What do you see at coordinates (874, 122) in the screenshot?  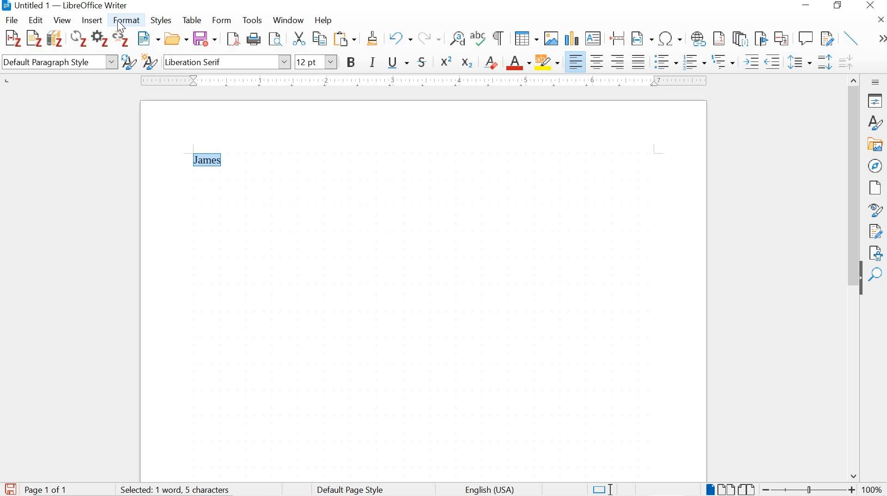 I see `styles` at bounding box center [874, 122].